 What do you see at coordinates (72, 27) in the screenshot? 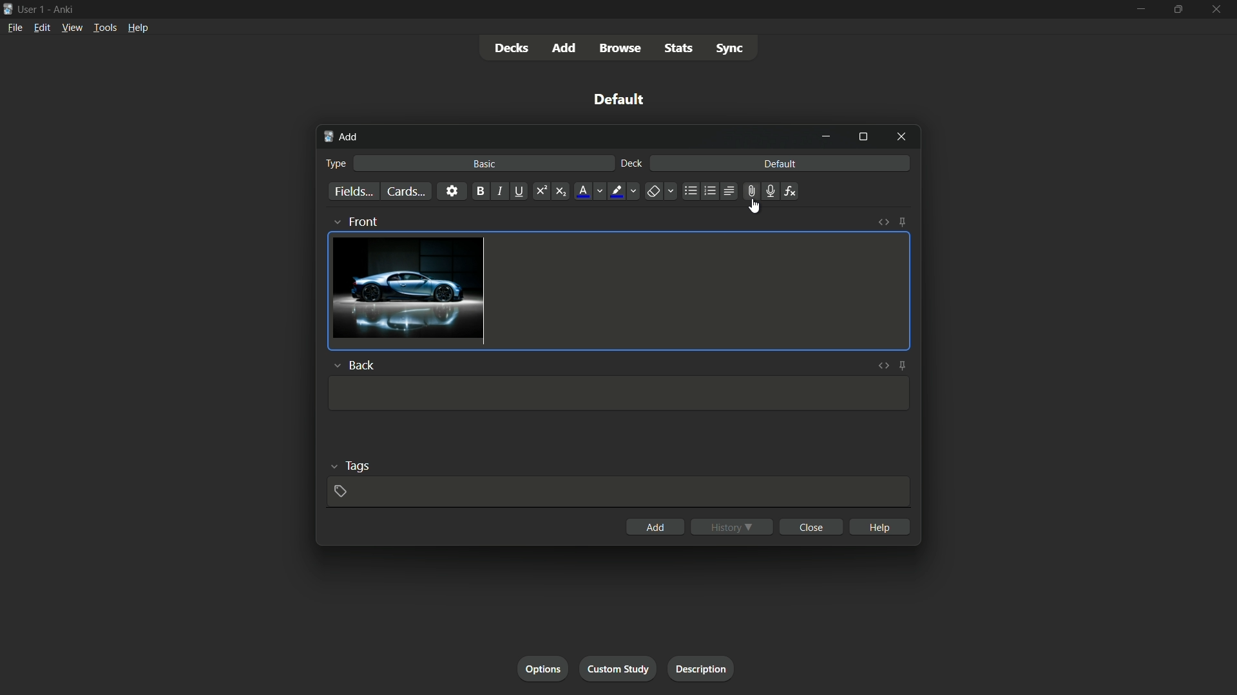
I see `view menu` at bounding box center [72, 27].